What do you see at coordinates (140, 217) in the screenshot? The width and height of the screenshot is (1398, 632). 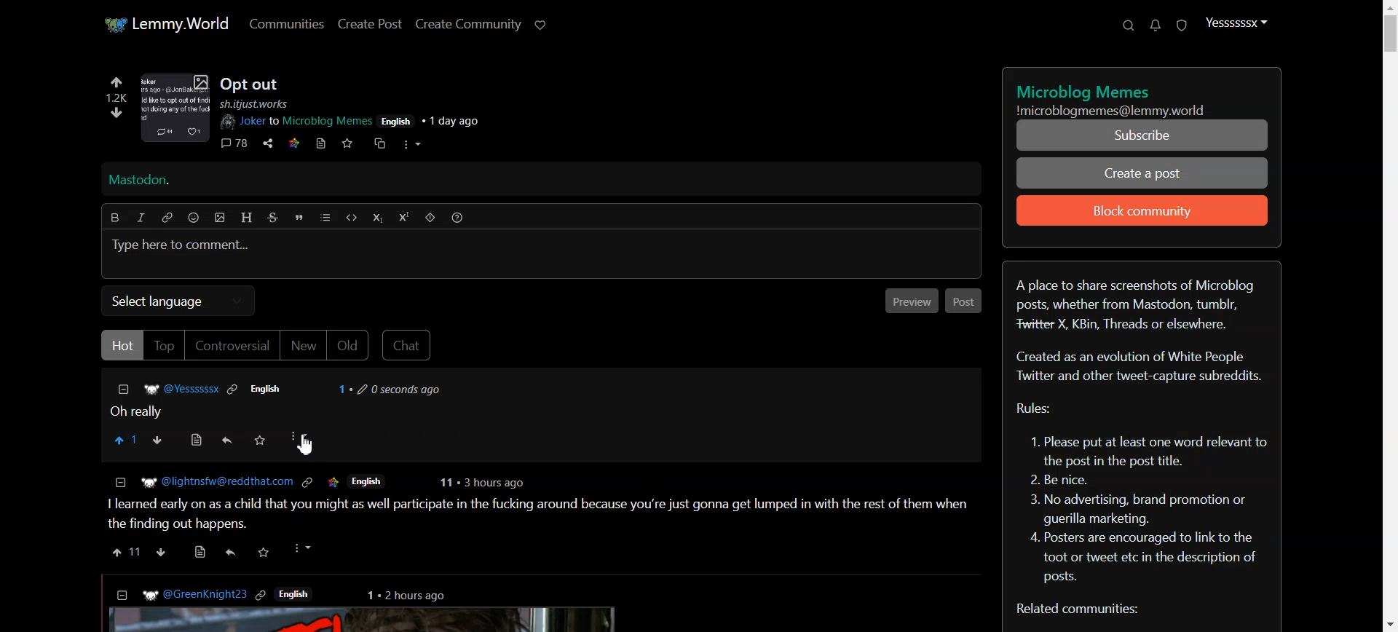 I see `Italic` at bounding box center [140, 217].